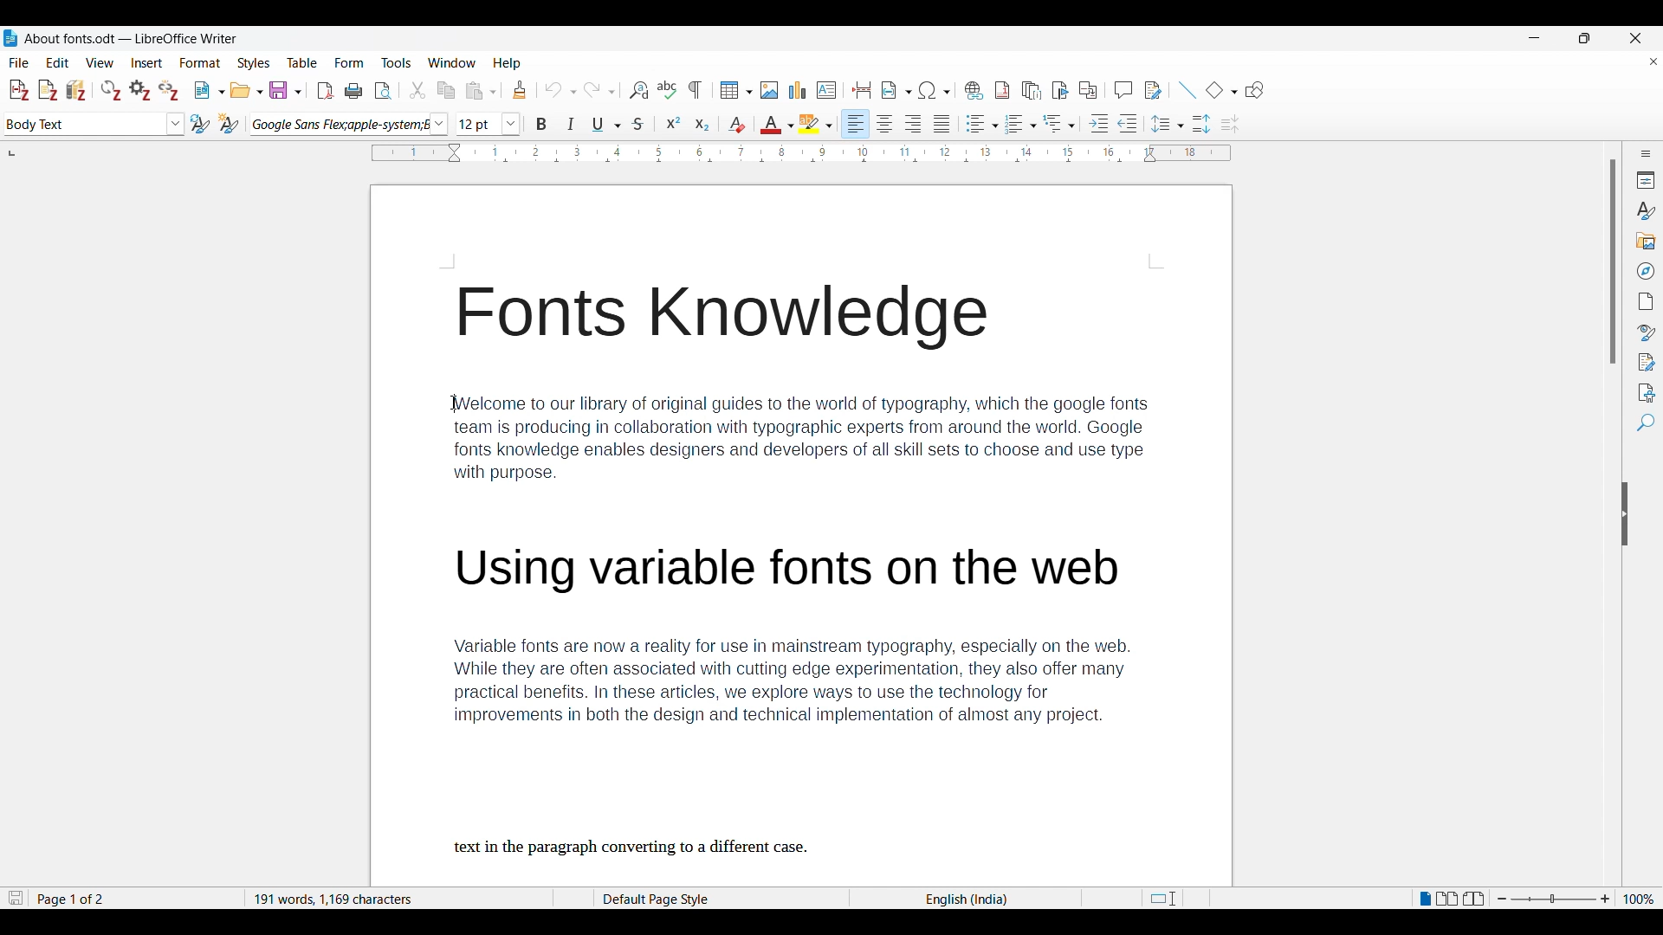  I want to click on Refresh, so click(111, 90).